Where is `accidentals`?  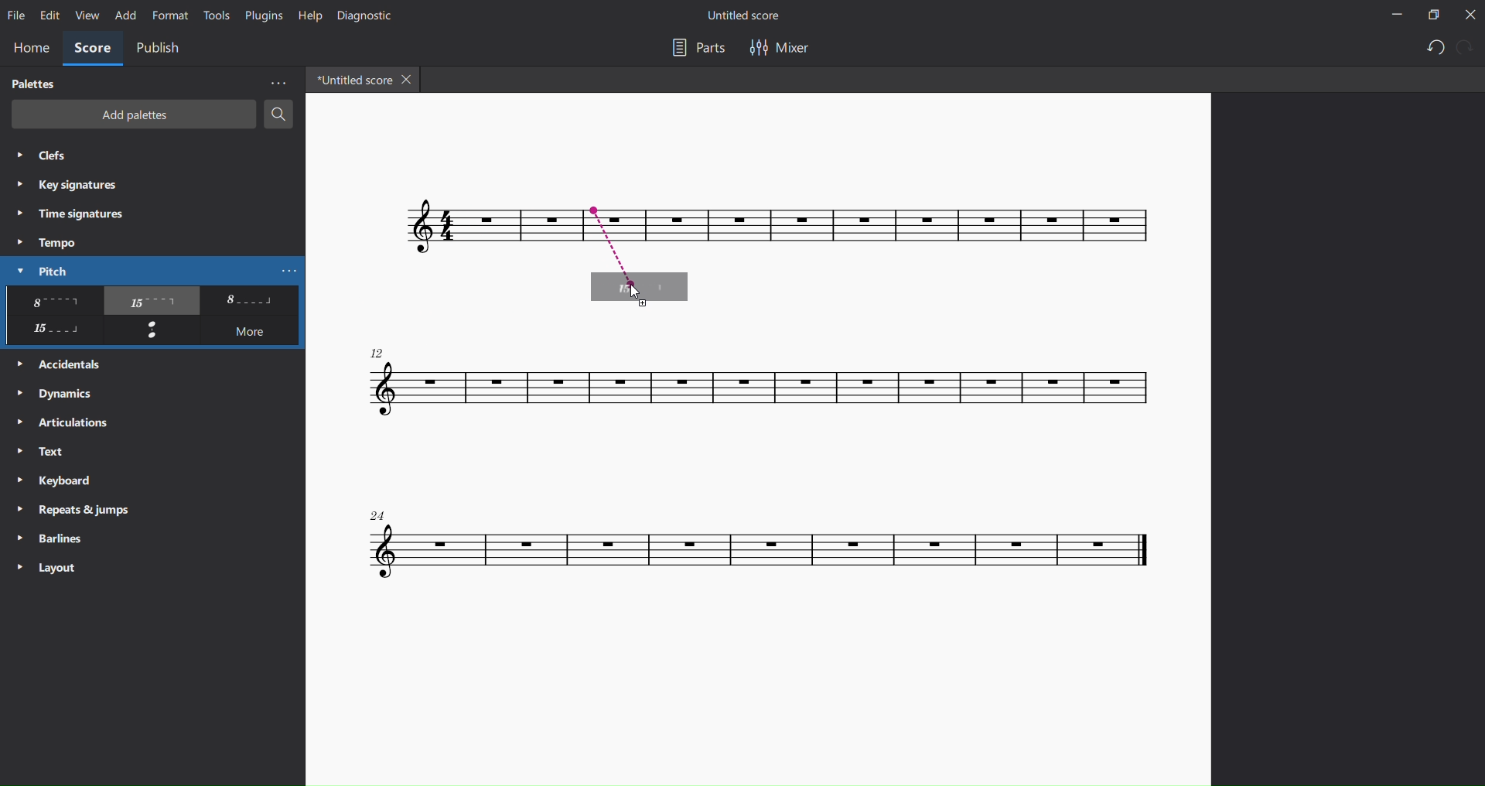 accidentals is located at coordinates (67, 362).